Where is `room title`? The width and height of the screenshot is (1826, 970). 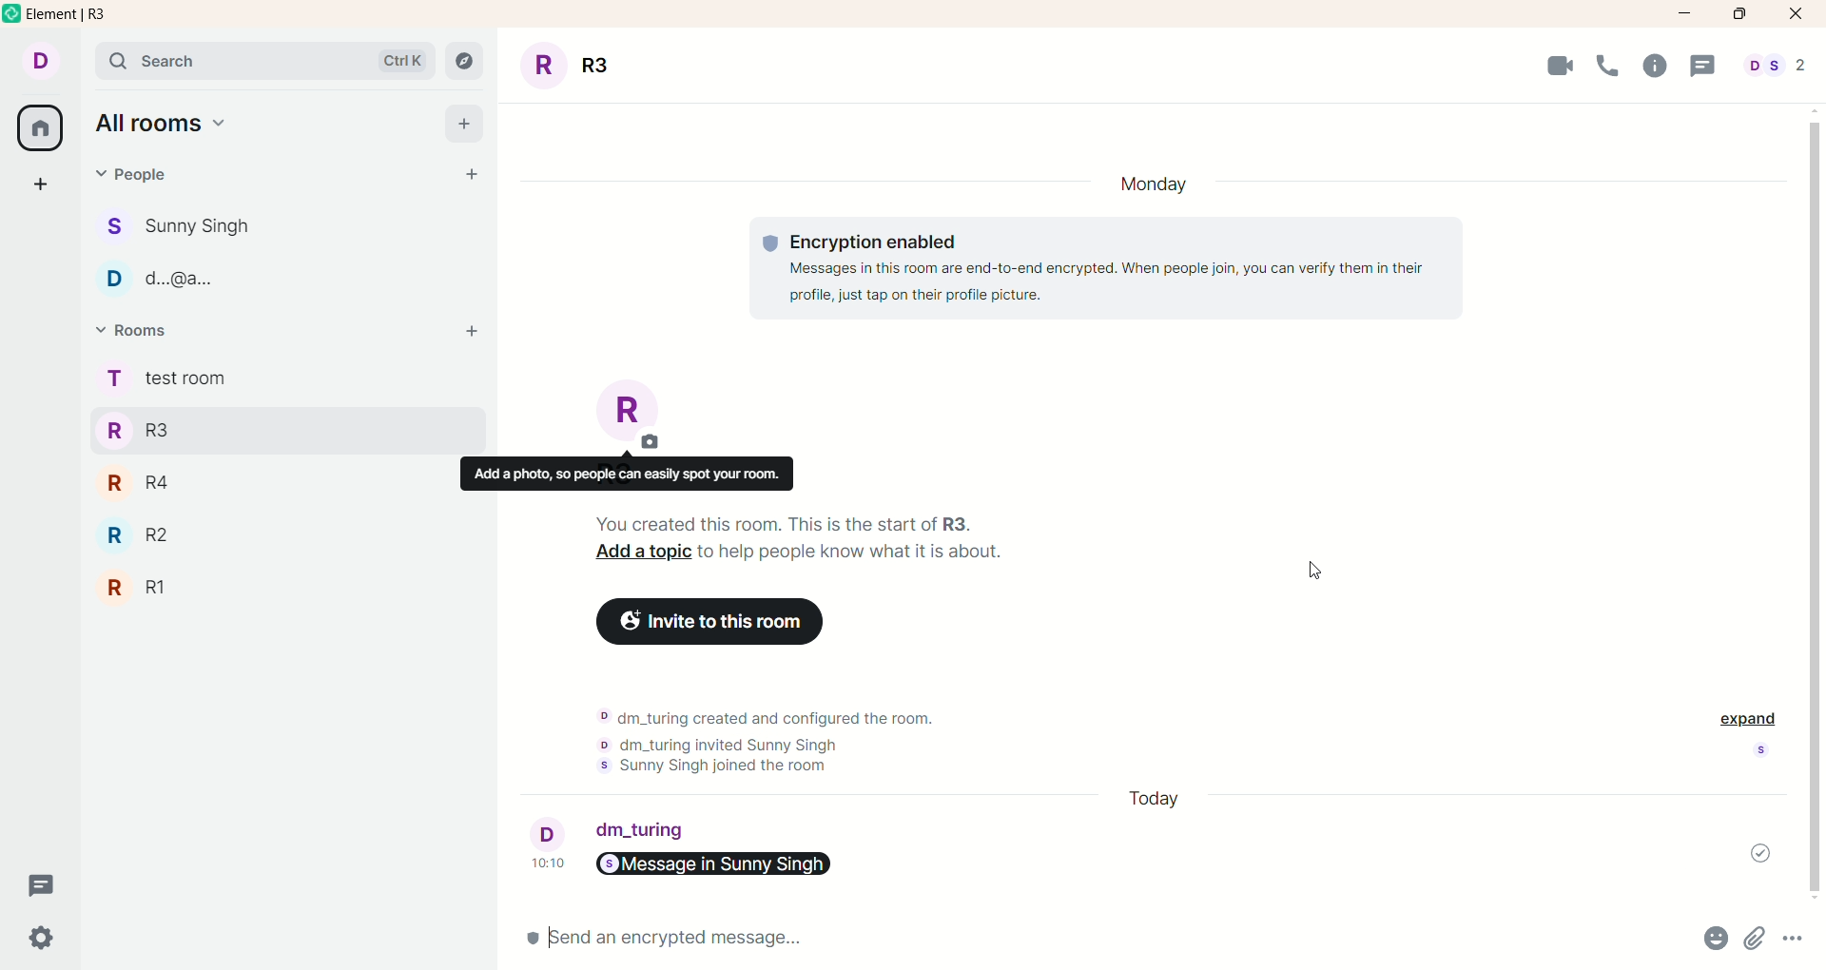 room title is located at coordinates (640, 417).